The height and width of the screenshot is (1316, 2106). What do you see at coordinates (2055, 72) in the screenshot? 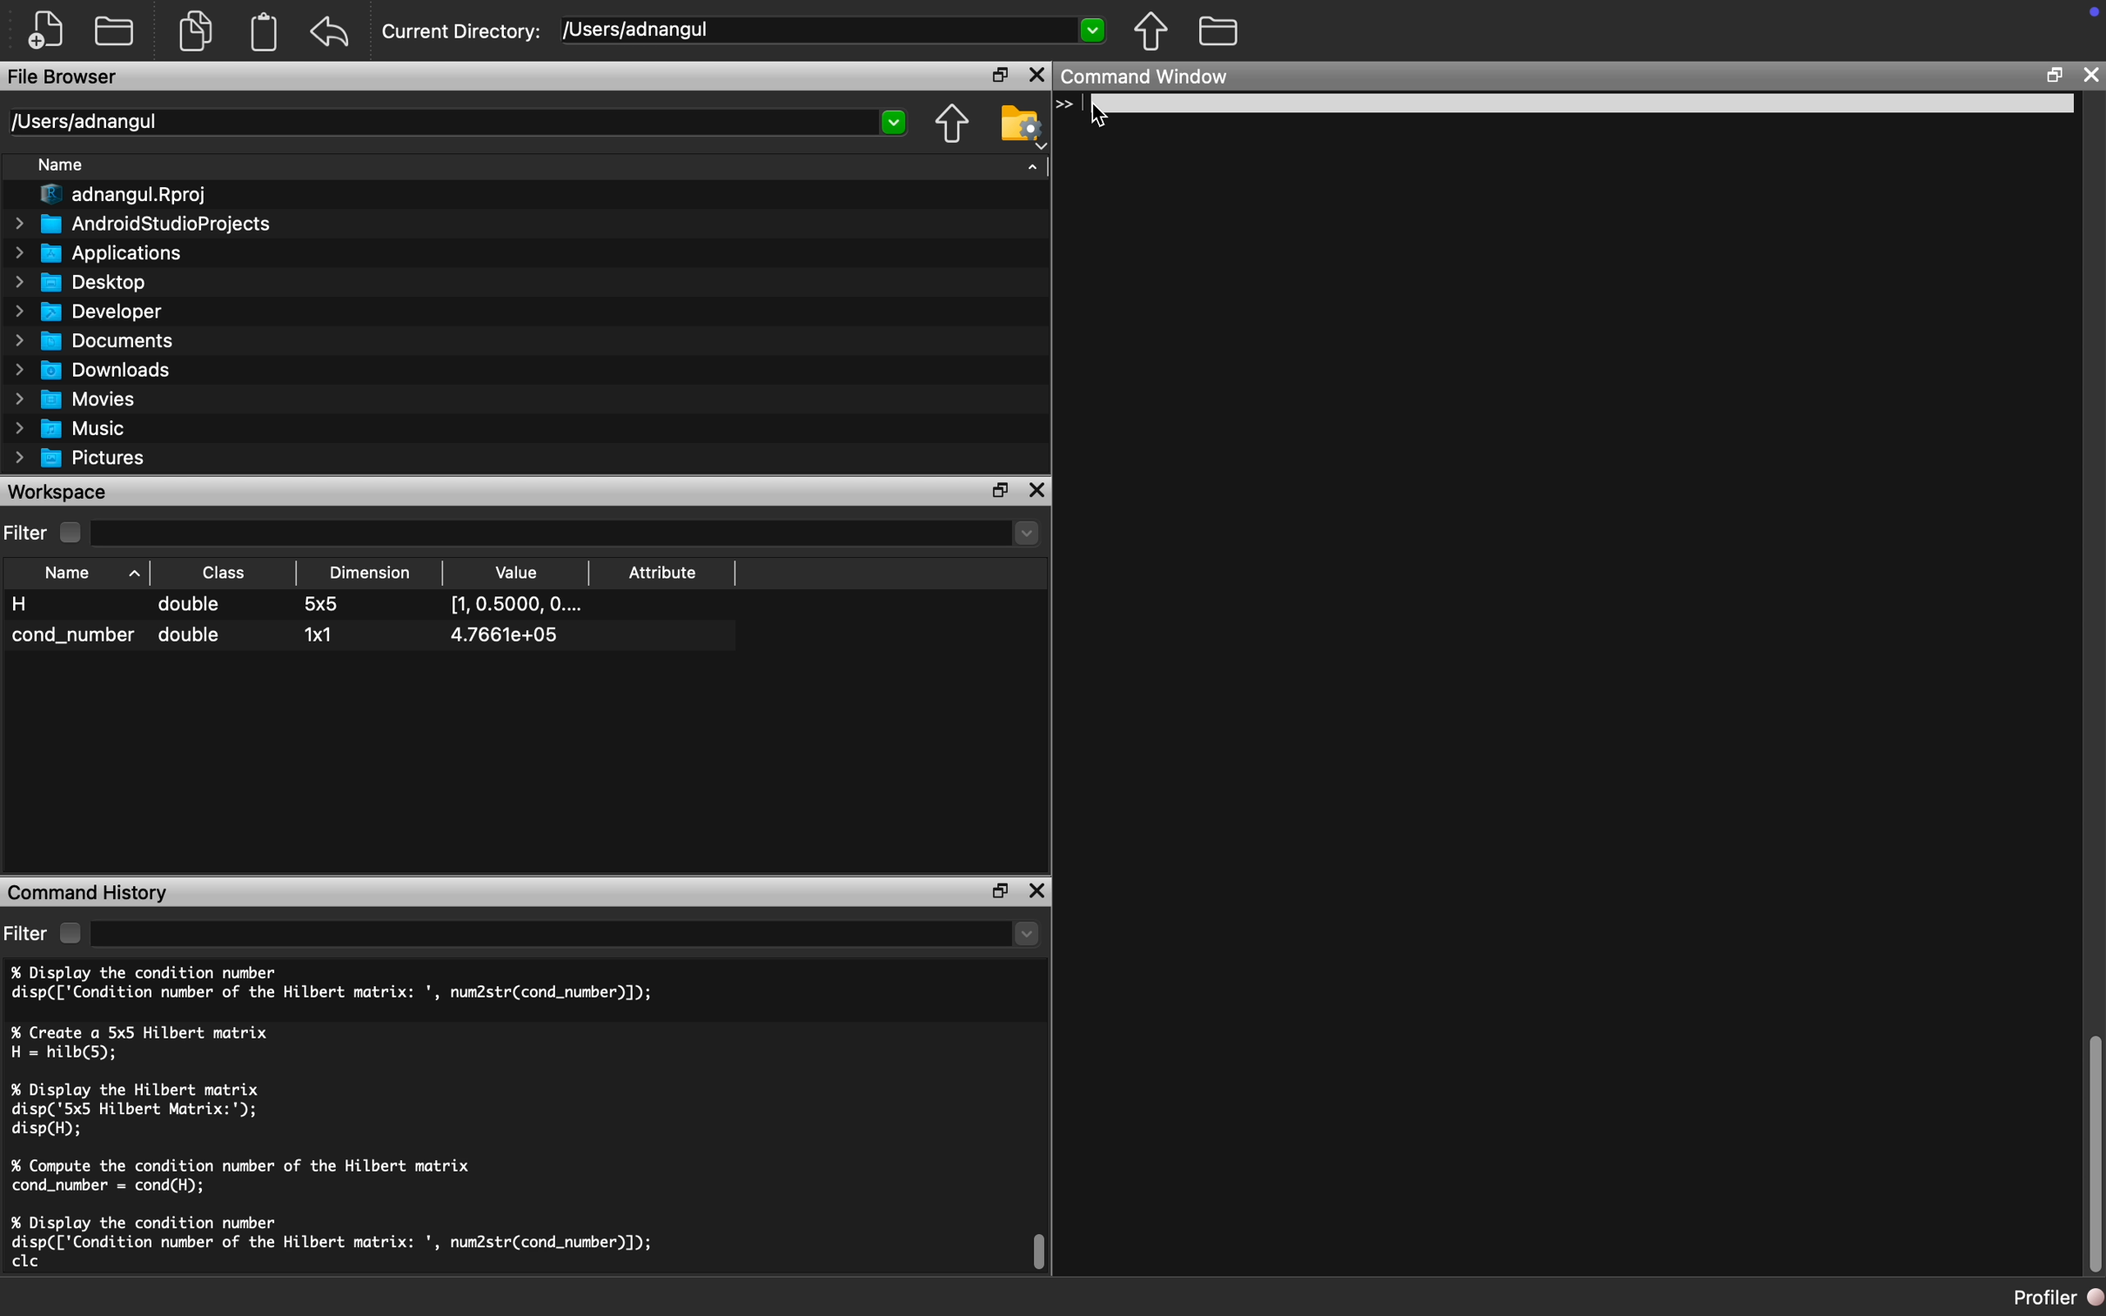
I see `Restore Down` at bounding box center [2055, 72].